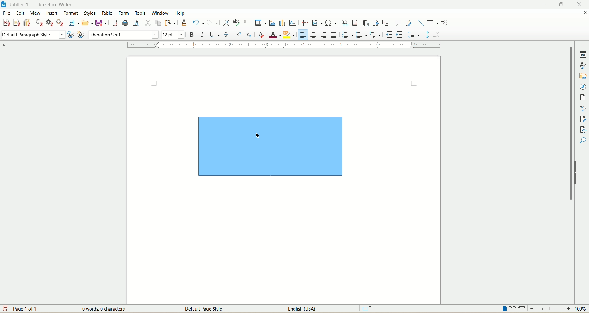 This screenshot has height=313, width=589. I want to click on style inspector, so click(582, 109).